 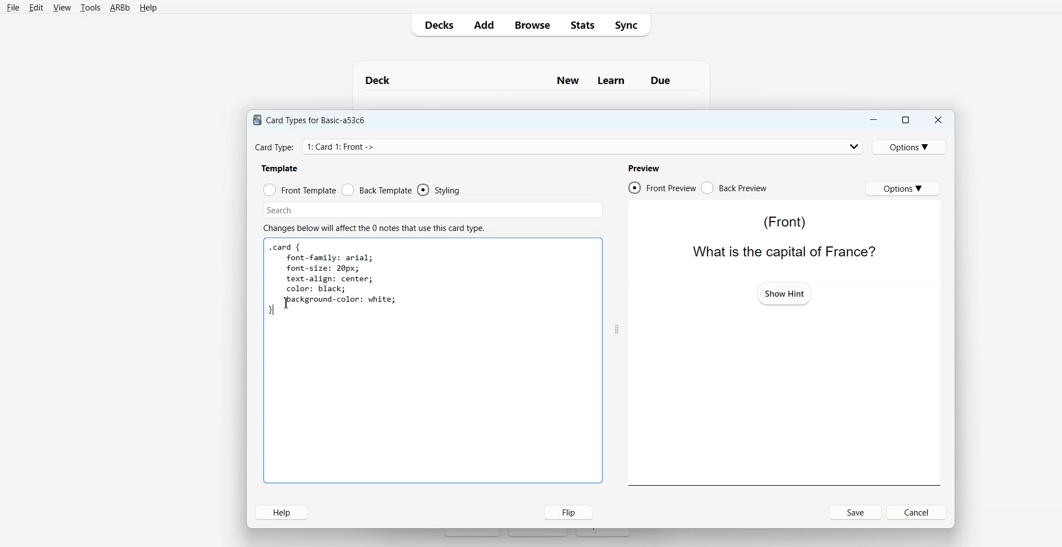 I want to click on Cancel, so click(x=918, y=512).